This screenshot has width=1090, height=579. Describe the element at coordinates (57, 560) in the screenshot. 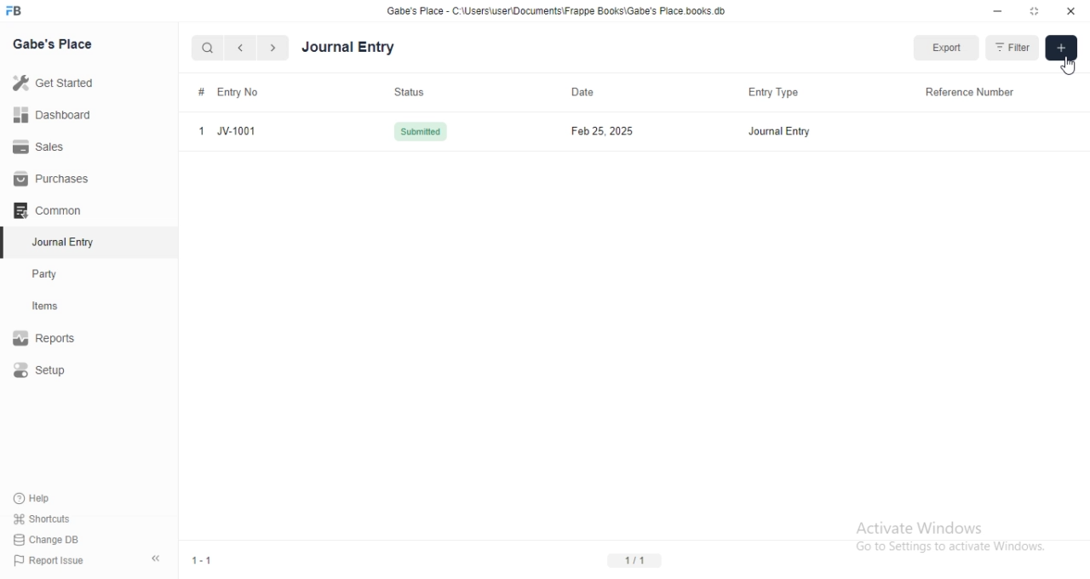

I see `Report Issue` at that location.